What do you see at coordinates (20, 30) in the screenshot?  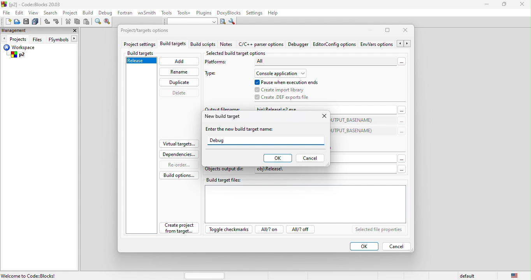 I see `management` at bounding box center [20, 30].